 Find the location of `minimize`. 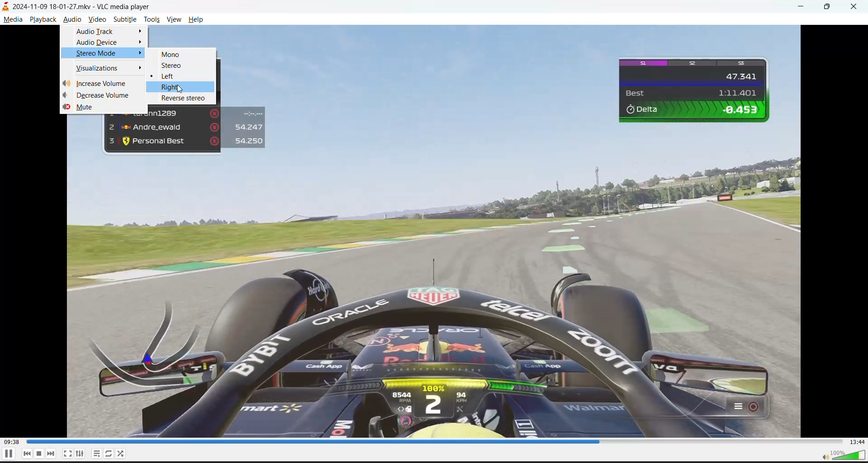

minimize is located at coordinates (805, 7).